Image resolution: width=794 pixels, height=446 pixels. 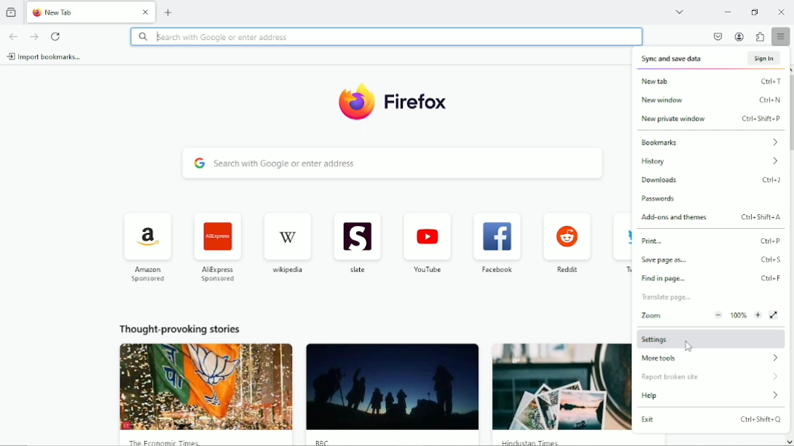 What do you see at coordinates (713, 100) in the screenshot?
I see `new window` at bounding box center [713, 100].